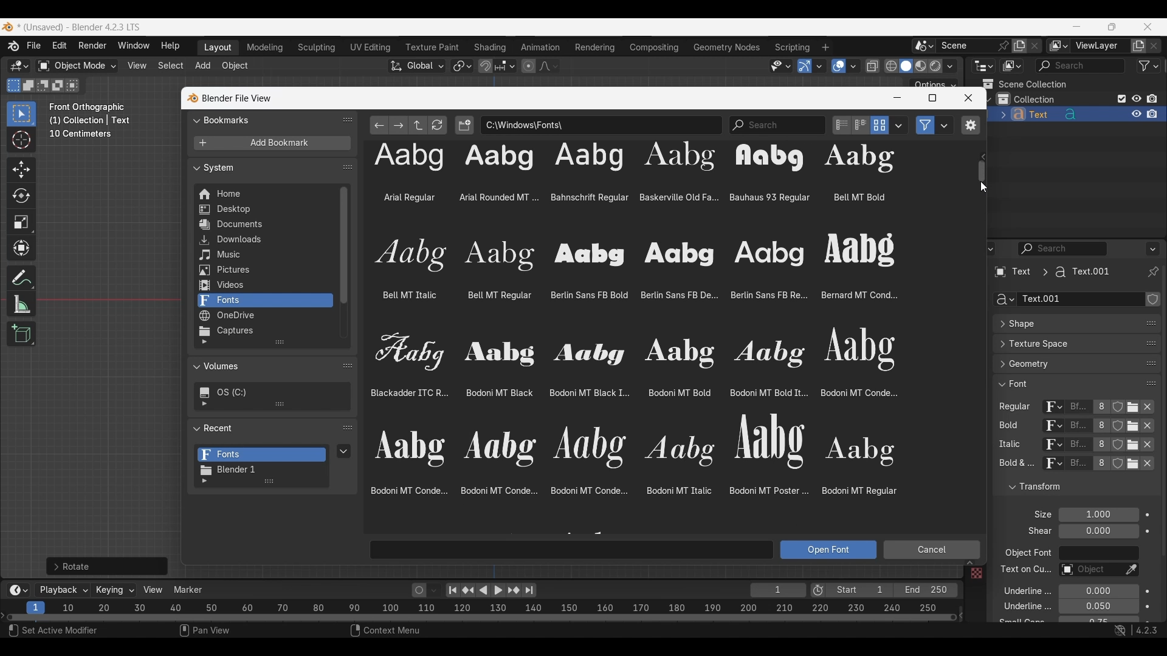  I want to click on , so click(974, 575).